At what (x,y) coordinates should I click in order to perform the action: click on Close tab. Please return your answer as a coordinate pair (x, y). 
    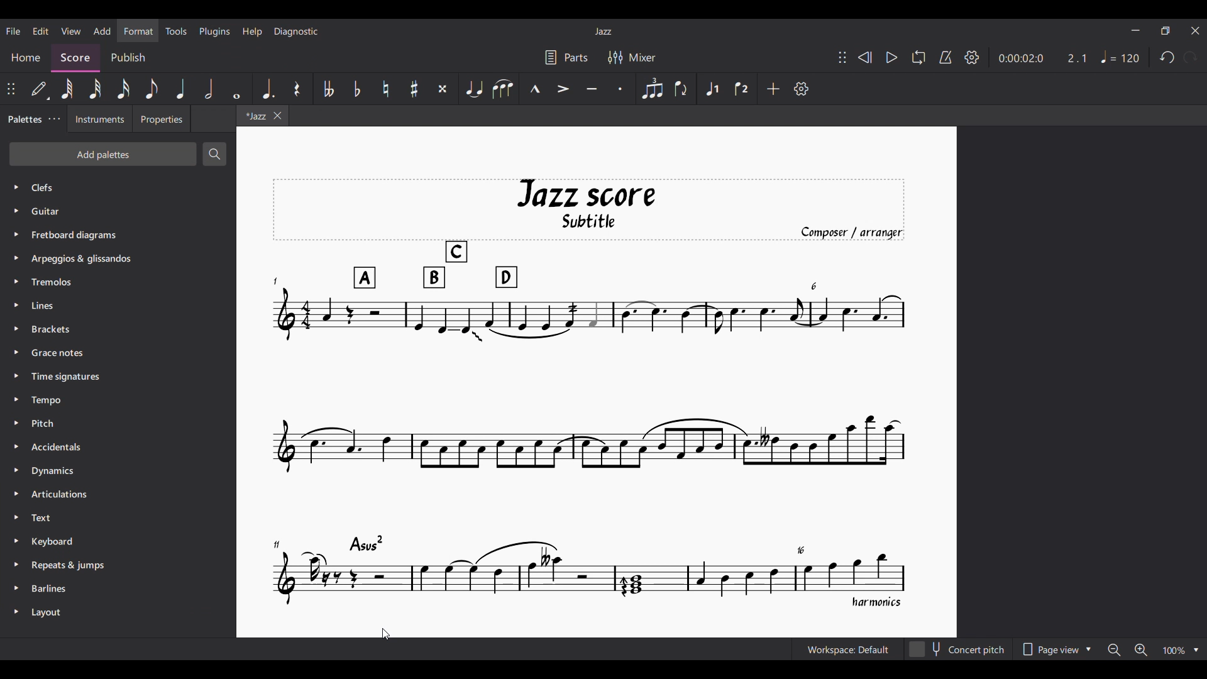
    Looking at the image, I should click on (277, 116).